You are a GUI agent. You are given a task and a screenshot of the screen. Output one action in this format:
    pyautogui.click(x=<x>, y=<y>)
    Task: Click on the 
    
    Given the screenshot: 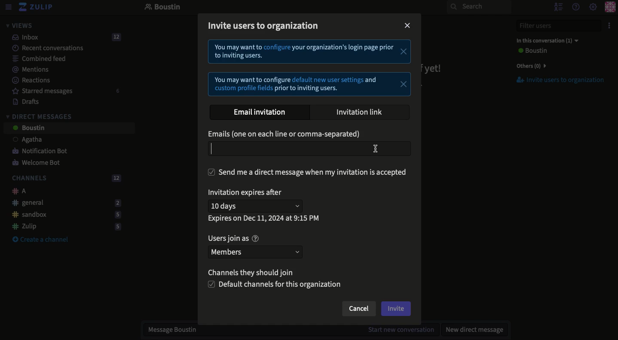 What is the action you would take?
    pyautogui.click(x=407, y=26)
    